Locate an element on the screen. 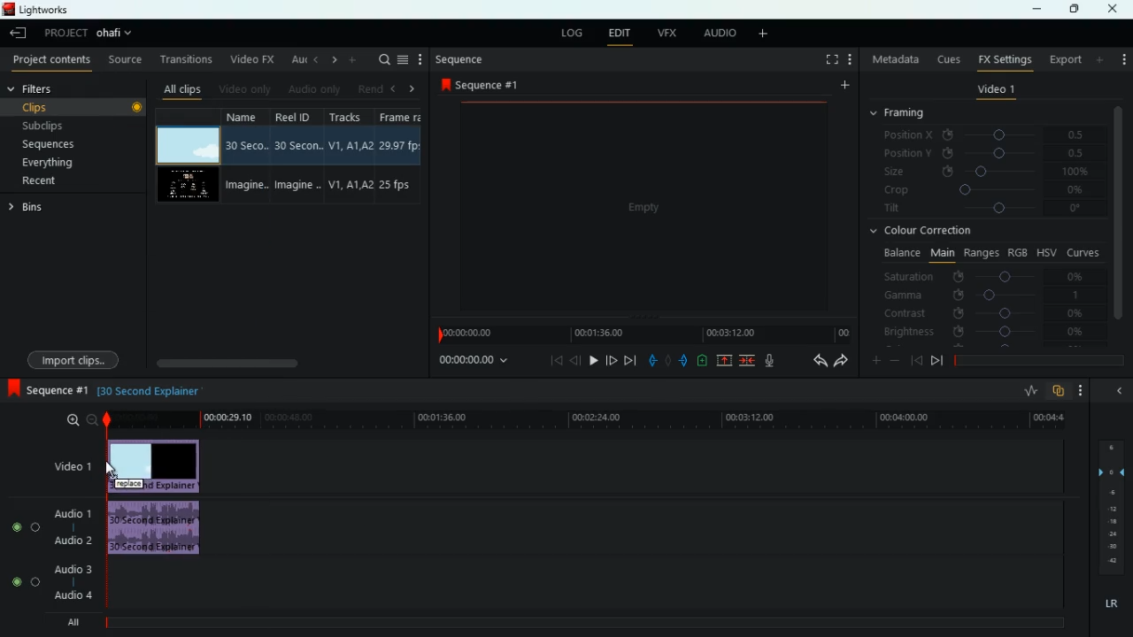  time is located at coordinates (476, 362).